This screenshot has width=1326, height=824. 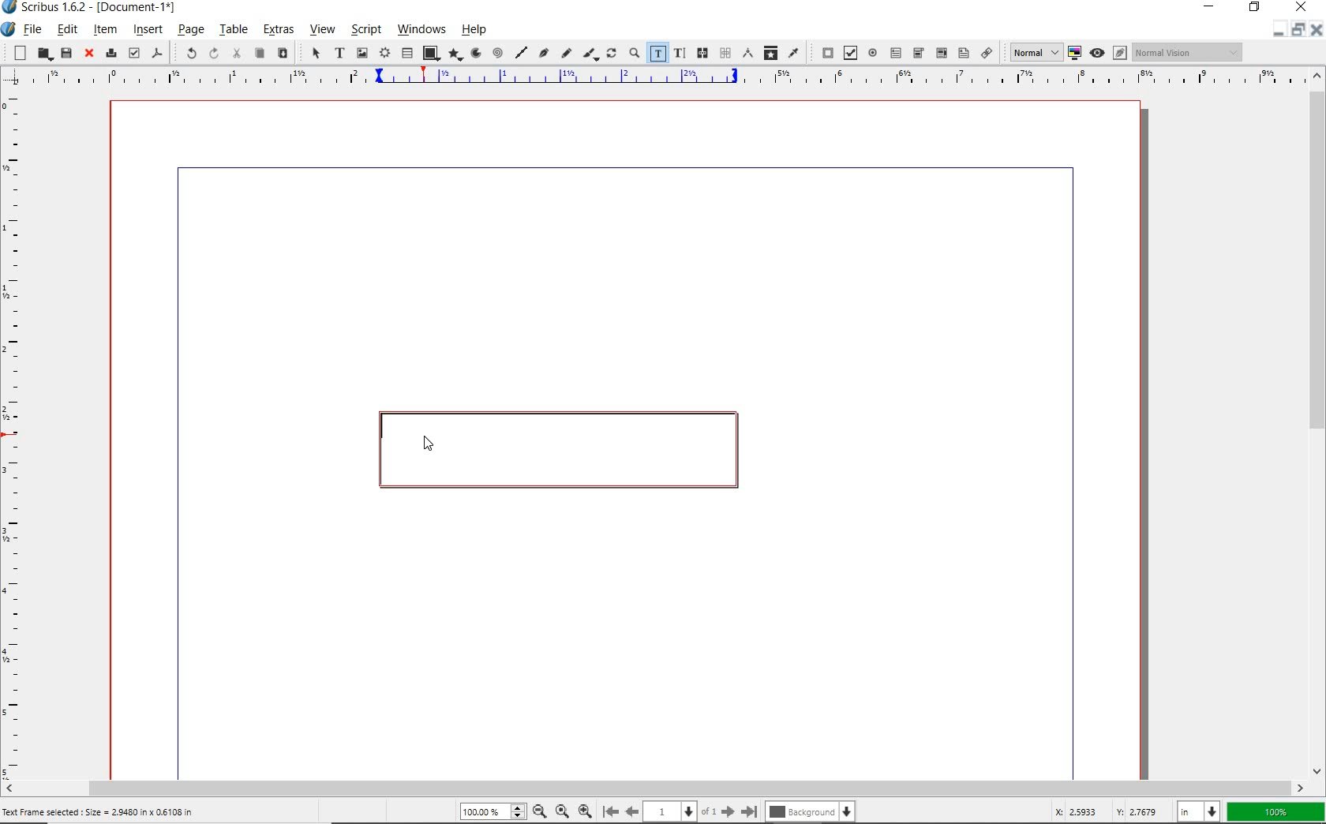 What do you see at coordinates (648, 79) in the screenshot?
I see `Vertical page margin` at bounding box center [648, 79].